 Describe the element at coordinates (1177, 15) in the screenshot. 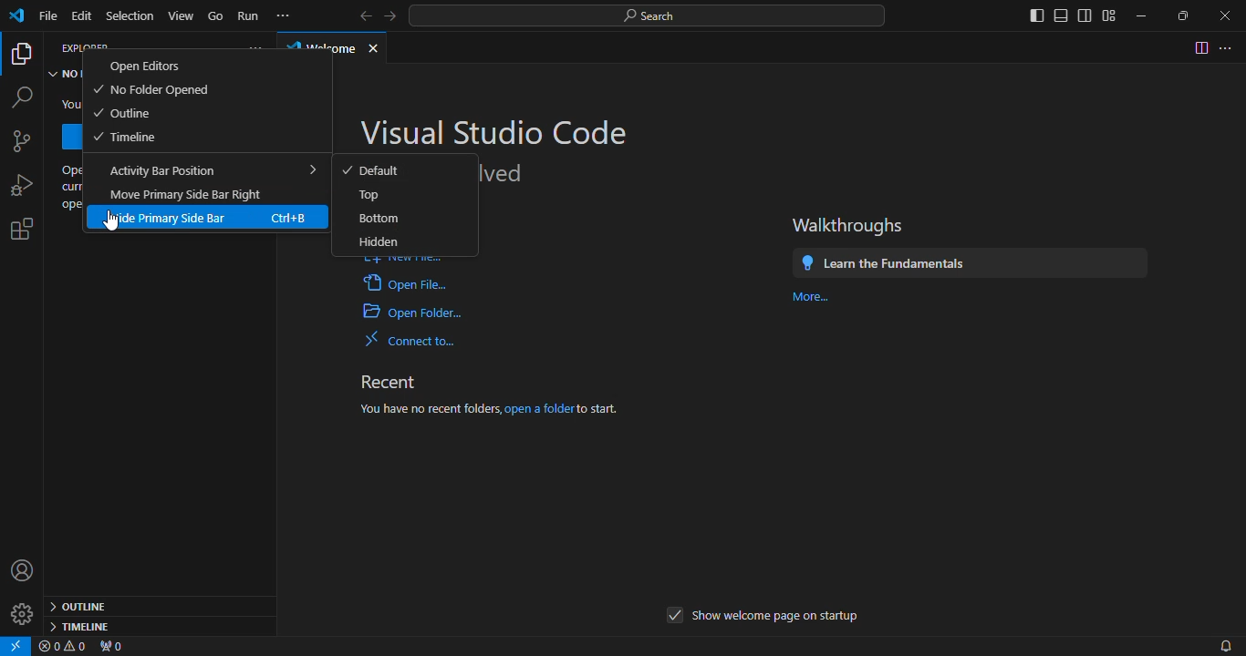

I see `restore down` at that location.